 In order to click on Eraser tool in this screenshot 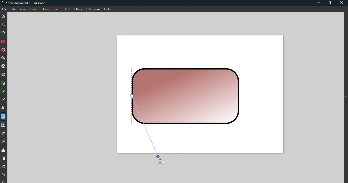, I will do `click(4, 167)`.